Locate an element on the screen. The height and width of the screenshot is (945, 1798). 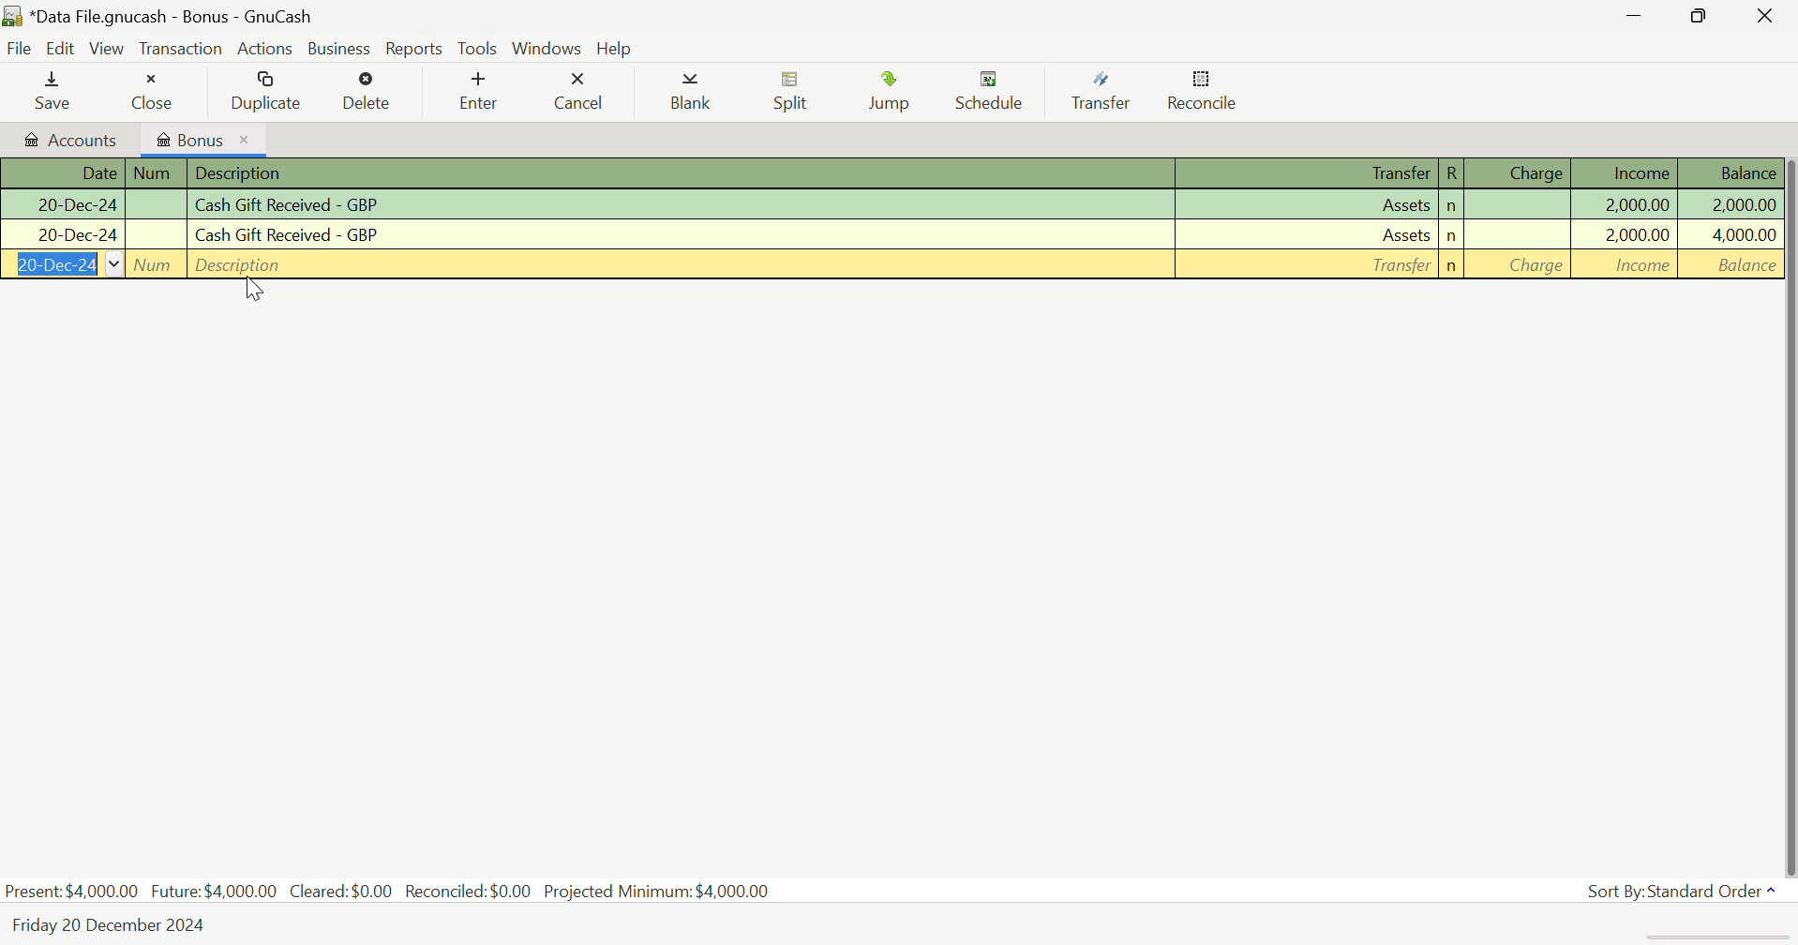
Duplicate is located at coordinates (267, 90).